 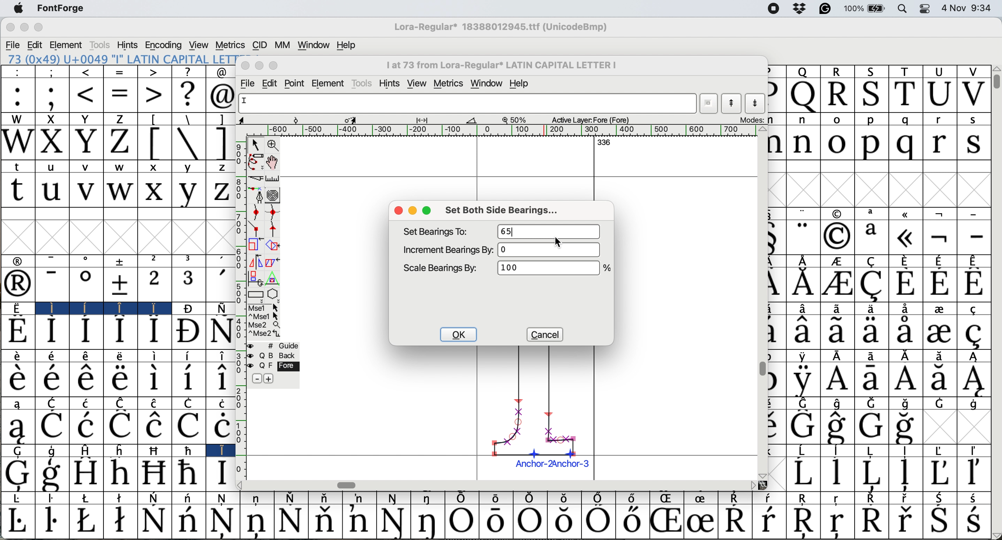 I want to click on 4 Nov 9:34, so click(x=968, y=8).